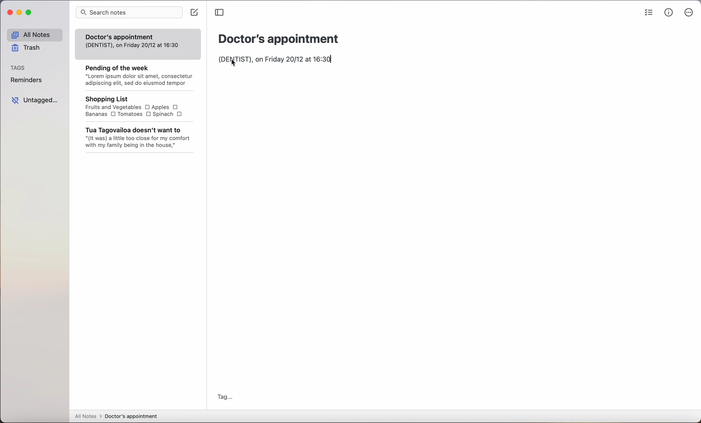 This screenshot has width=701, height=423. Describe the element at coordinates (137, 138) in the screenshot. I see `Tua Tagovailoa doesn't want to
"(It was) a little too close for my comfort
with my family being in the house,"` at that location.